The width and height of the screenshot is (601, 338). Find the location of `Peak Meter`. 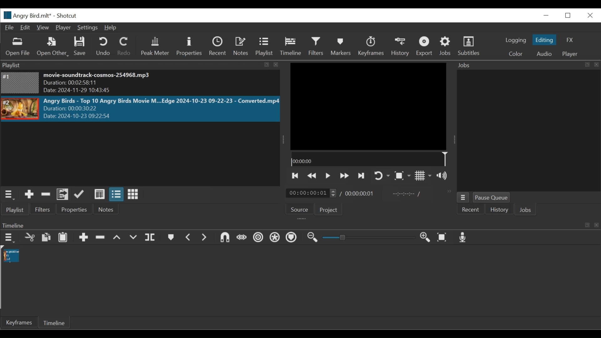

Peak Meter is located at coordinates (155, 47).